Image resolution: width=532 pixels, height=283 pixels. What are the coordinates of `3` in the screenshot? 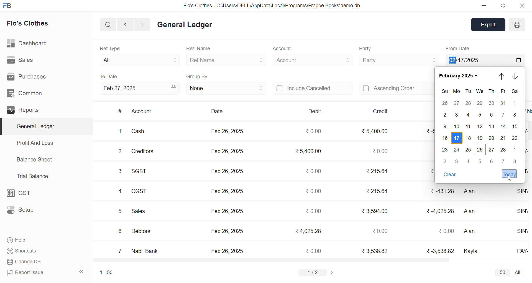 It's located at (457, 115).